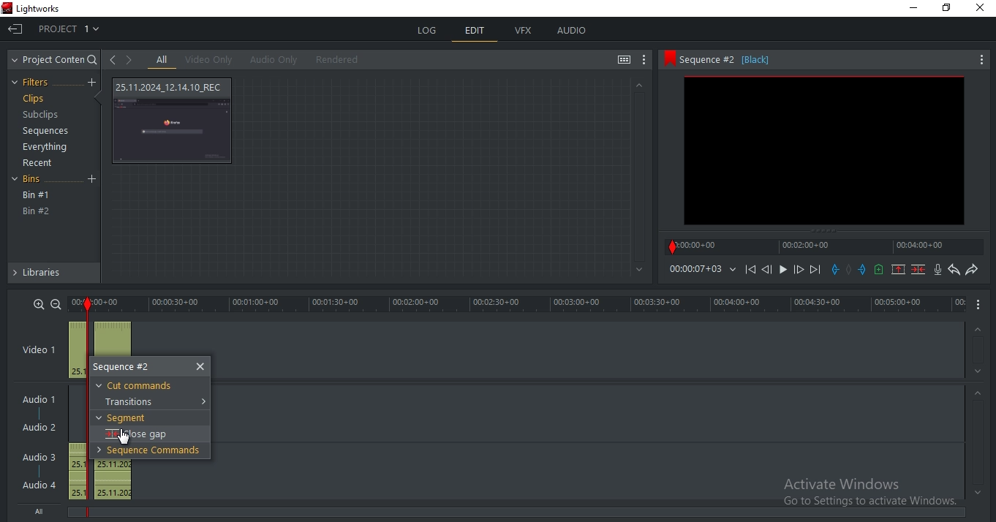  I want to click on Add mark, so click(849, 270).